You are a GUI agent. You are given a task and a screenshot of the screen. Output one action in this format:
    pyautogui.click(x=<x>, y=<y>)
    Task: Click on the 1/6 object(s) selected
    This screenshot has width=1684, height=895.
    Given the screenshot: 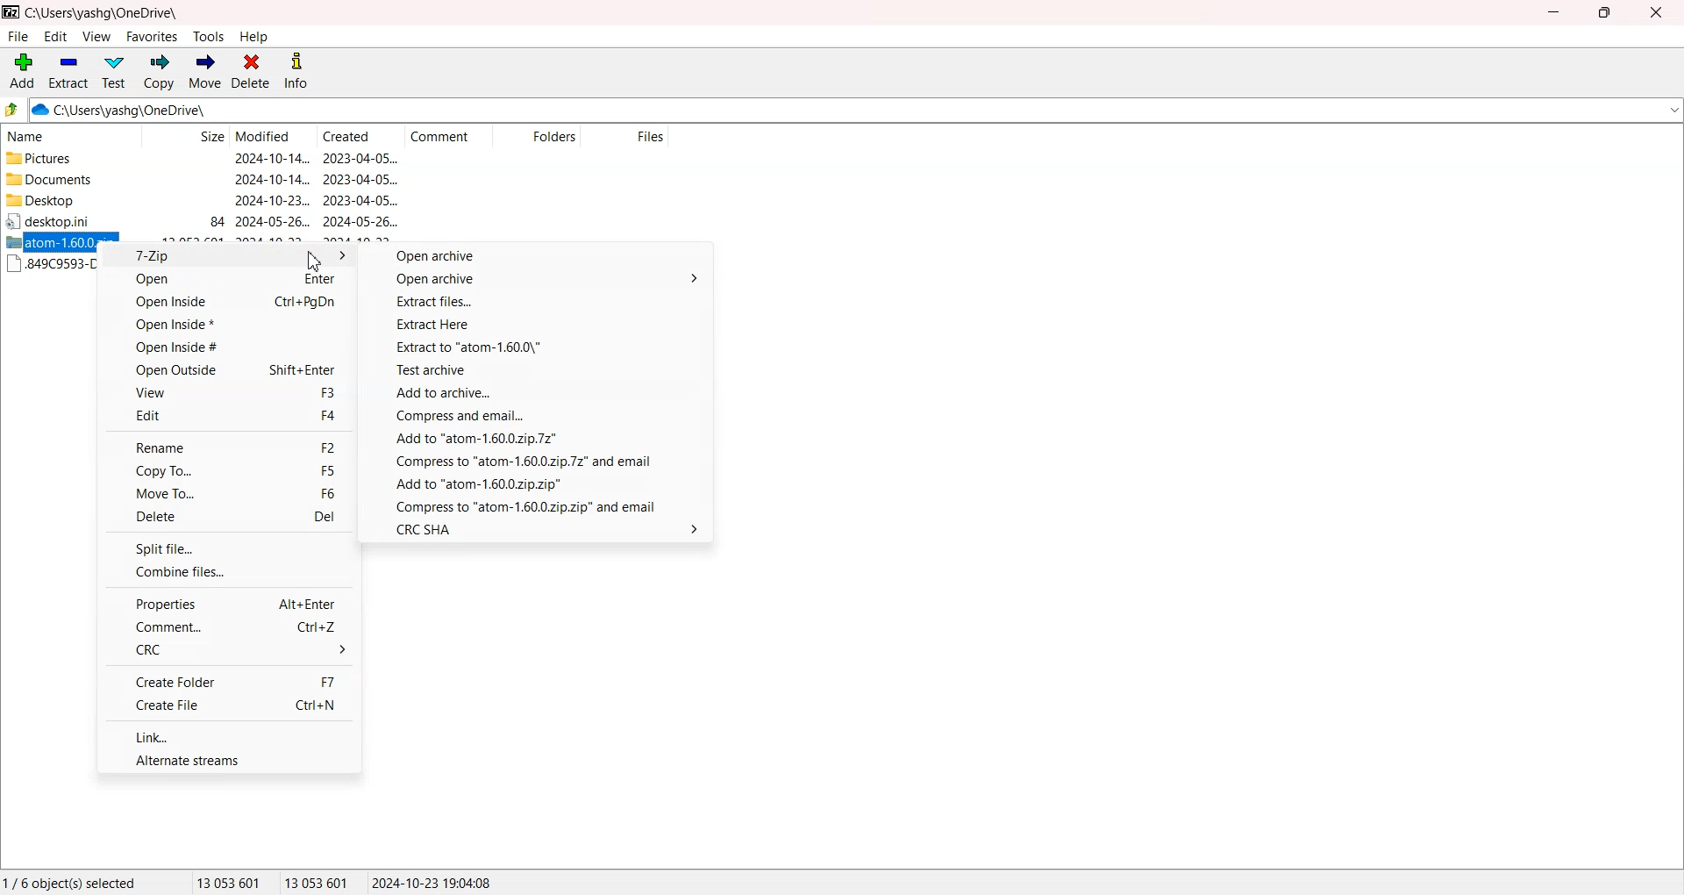 What is the action you would take?
    pyautogui.click(x=69, y=882)
    